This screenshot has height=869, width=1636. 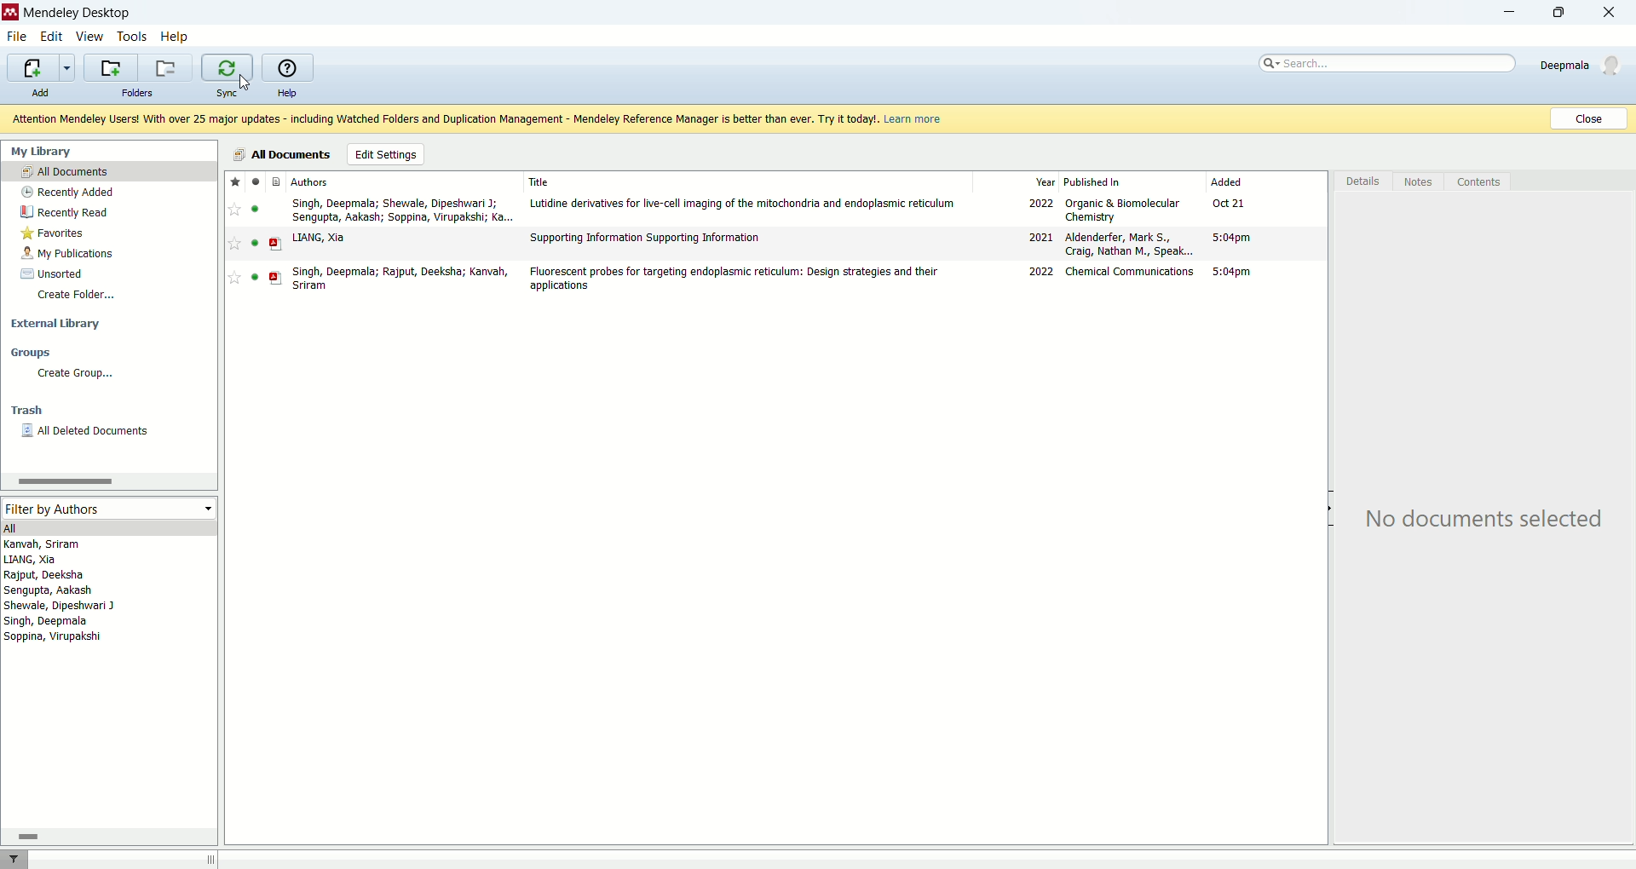 What do you see at coordinates (175, 37) in the screenshot?
I see `help` at bounding box center [175, 37].